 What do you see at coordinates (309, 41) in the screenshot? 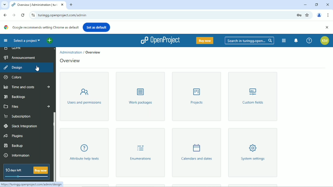
I see `Help` at bounding box center [309, 41].